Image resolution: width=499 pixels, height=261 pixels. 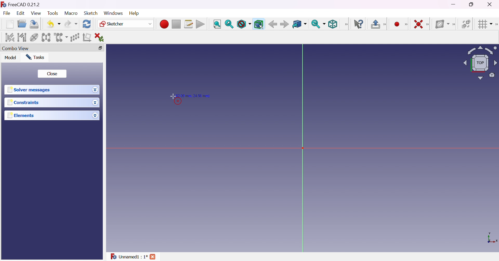 I want to click on close, so click(x=154, y=257).